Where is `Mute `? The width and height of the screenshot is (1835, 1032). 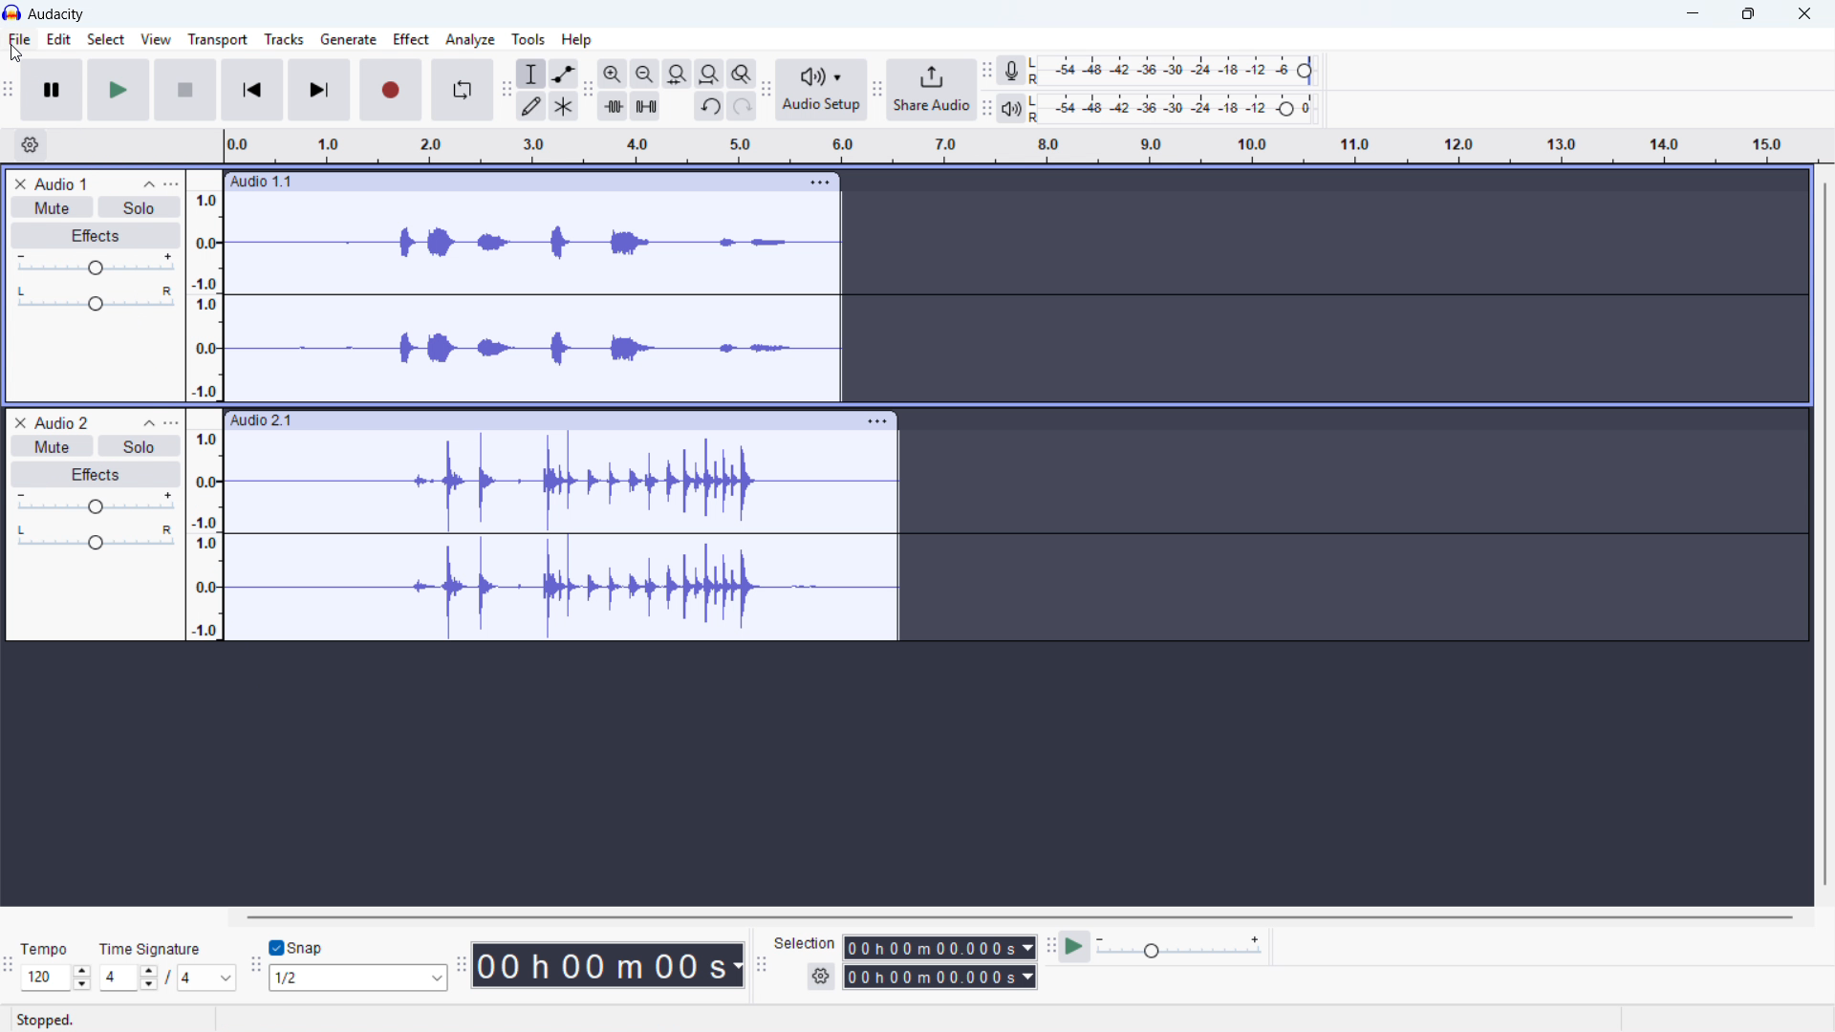
Mute  is located at coordinates (53, 207).